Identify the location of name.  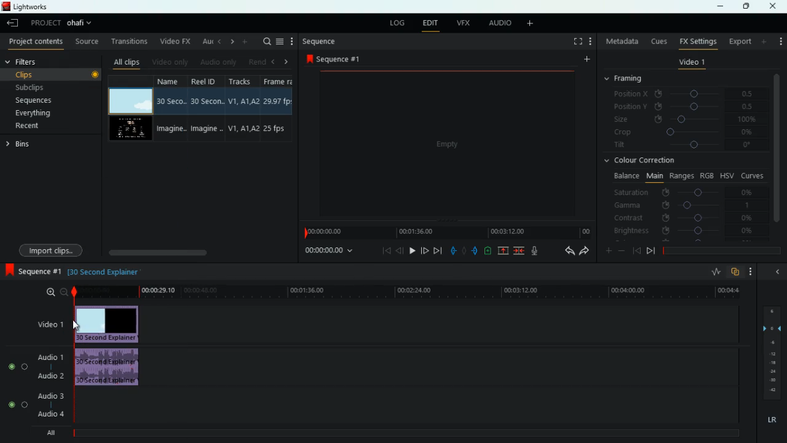
(170, 109).